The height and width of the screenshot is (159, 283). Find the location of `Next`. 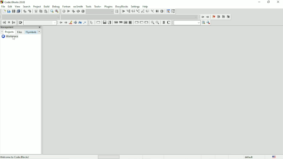

Next is located at coordinates (39, 32).